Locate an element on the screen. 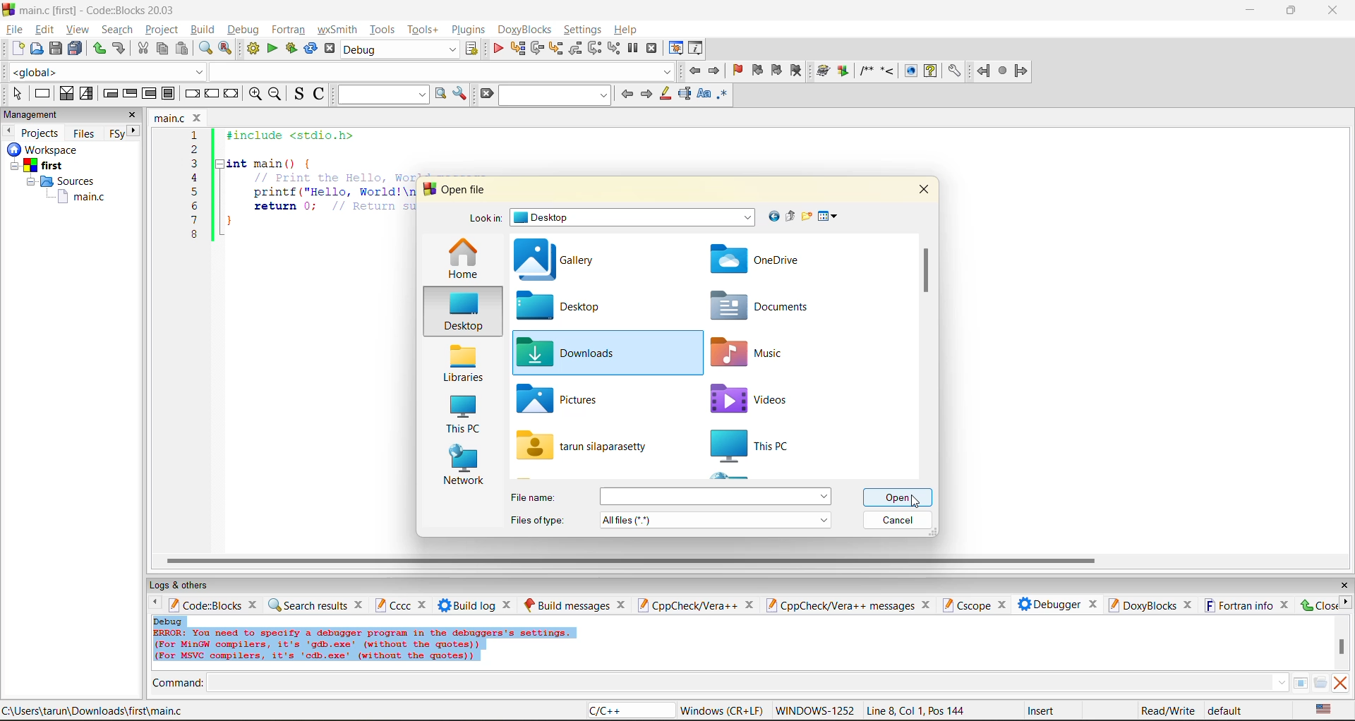 This screenshot has width=1355, height=721. create new folder is located at coordinates (808, 216).